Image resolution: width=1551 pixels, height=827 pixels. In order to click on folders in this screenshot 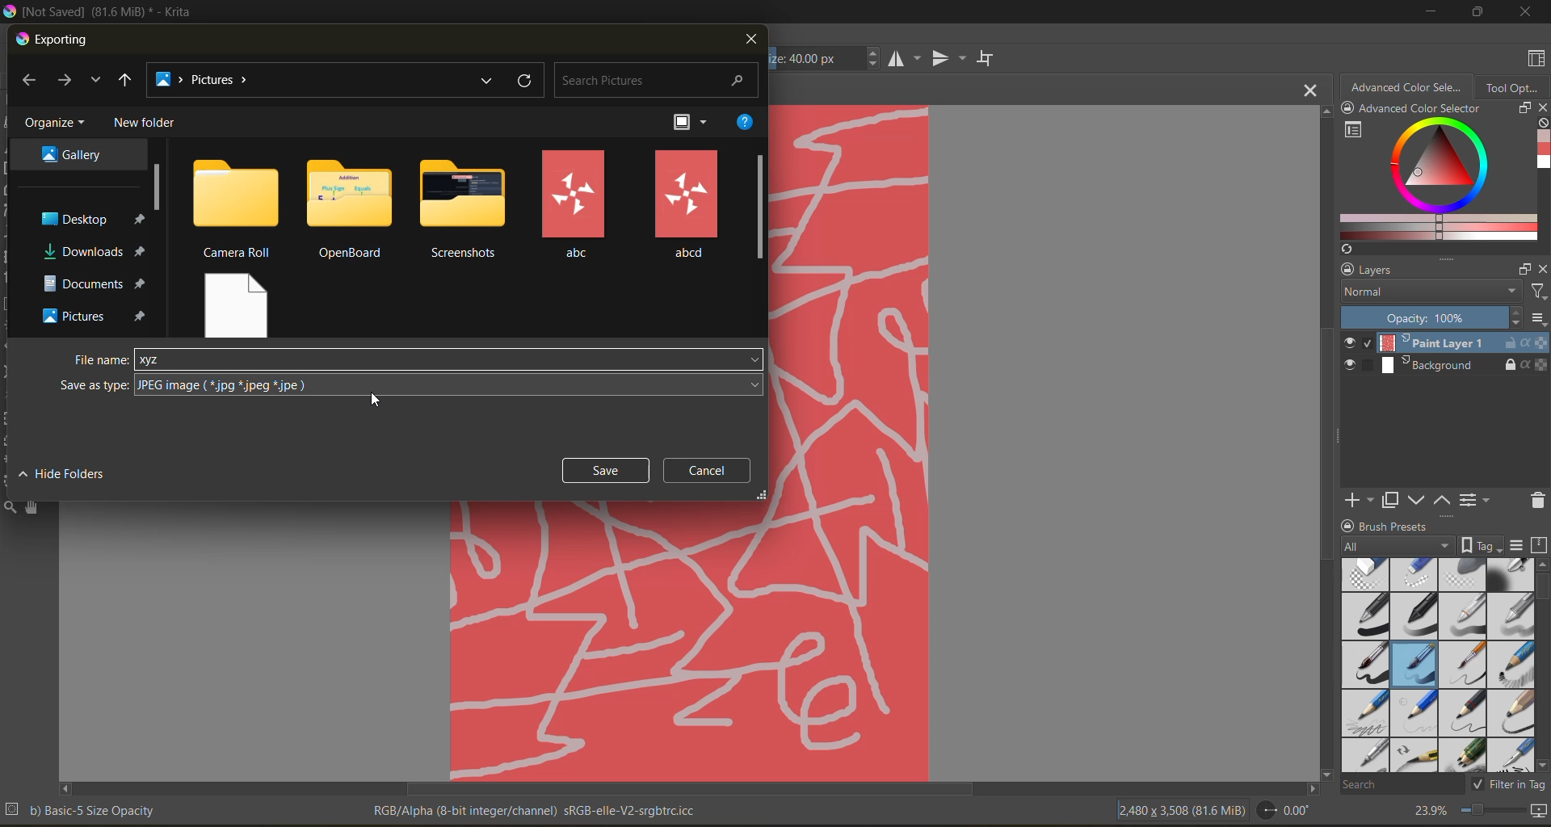, I will do `click(687, 204)`.